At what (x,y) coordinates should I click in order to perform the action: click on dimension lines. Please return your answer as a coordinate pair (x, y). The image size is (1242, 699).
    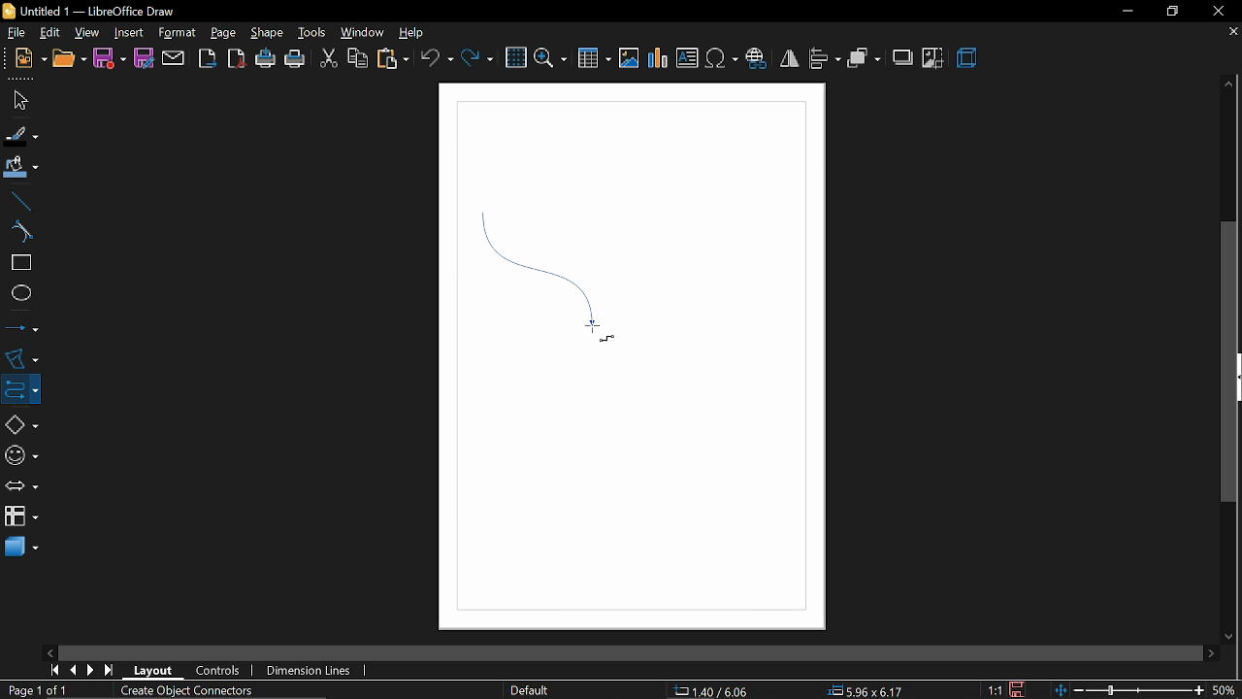
    Looking at the image, I should click on (311, 671).